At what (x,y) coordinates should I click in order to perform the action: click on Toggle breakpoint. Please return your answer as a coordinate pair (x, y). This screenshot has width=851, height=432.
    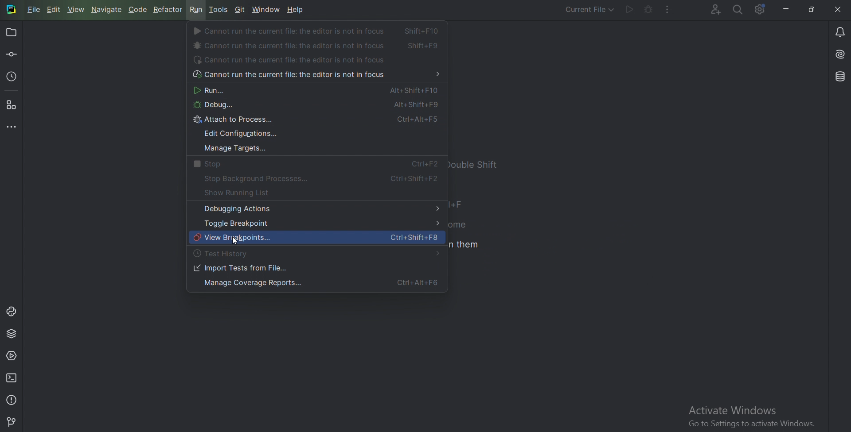
    Looking at the image, I should click on (318, 224).